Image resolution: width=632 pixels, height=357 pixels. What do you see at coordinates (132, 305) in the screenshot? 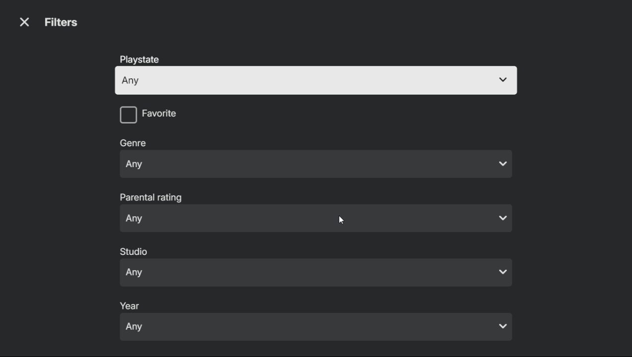
I see `year` at bounding box center [132, 305].